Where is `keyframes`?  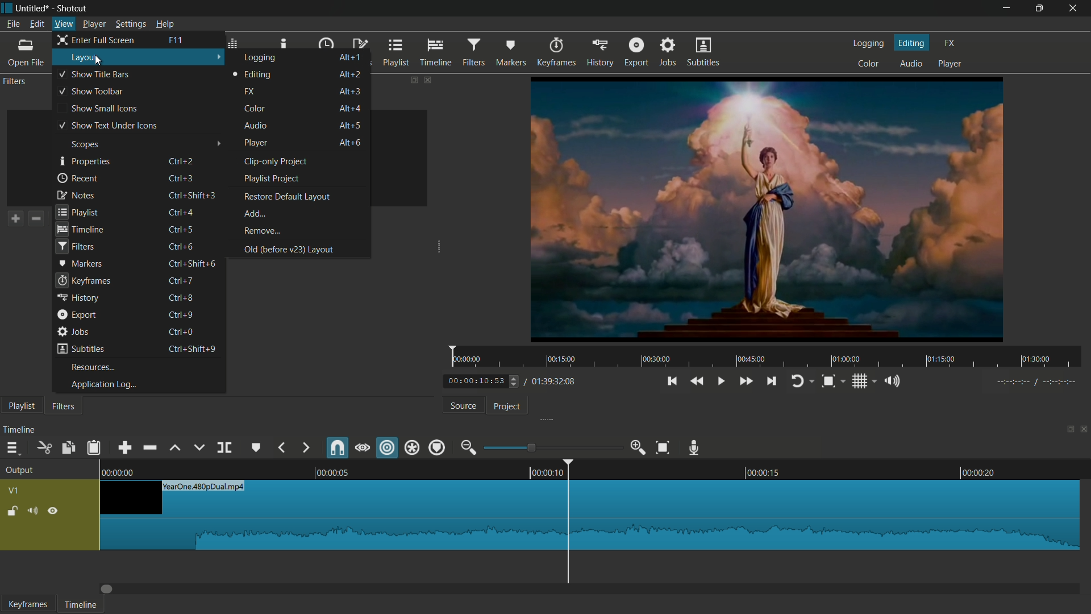 keyframes is located at coordinates (558, 52).